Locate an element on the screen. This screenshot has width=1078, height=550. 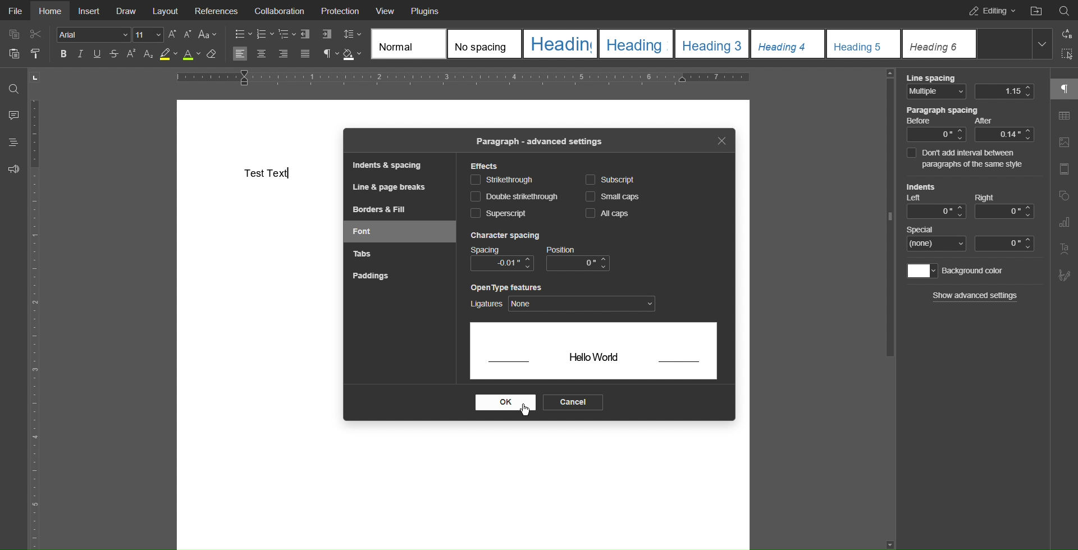
Highlight is located at coordinates (168, 54).